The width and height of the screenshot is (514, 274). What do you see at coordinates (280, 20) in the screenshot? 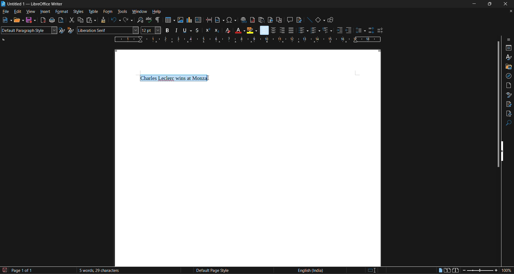
I see `insert cross reference` at bounding box center [280, 20].